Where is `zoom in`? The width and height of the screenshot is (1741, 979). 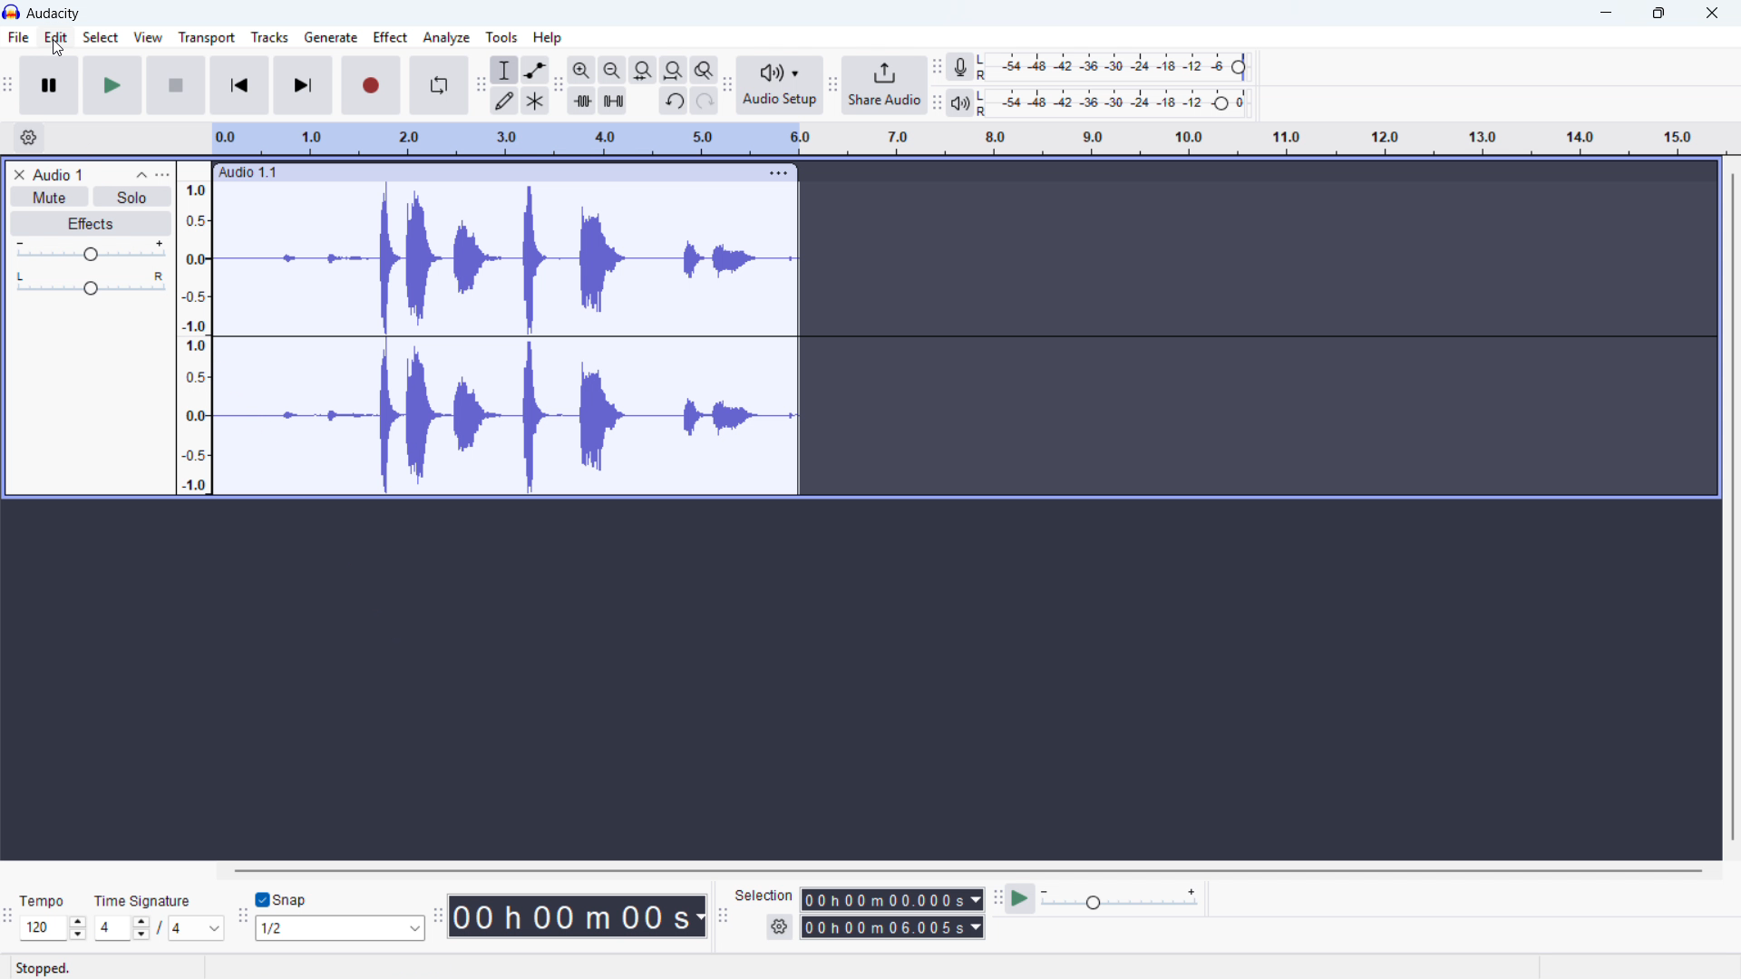 zoom in is located at coordinates (583, 71).